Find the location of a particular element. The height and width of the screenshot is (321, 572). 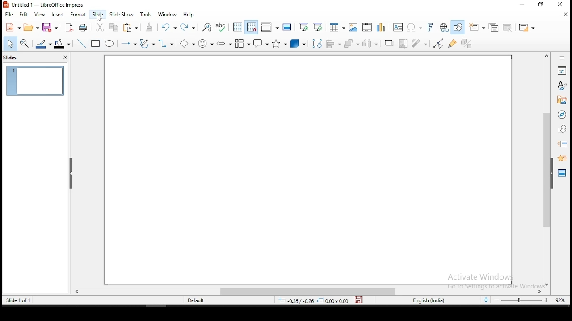

line is located at coordinates (82, 42).